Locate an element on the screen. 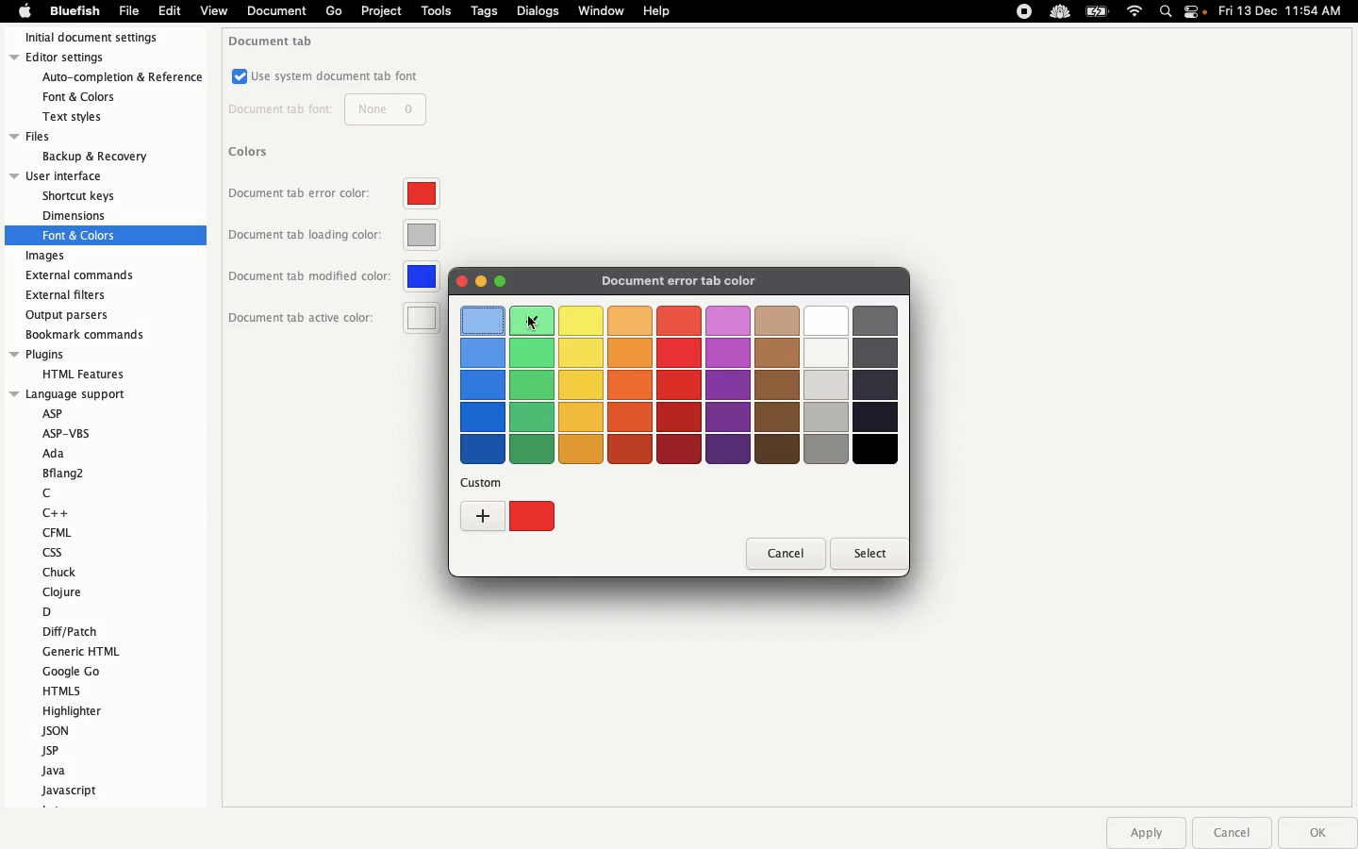 Image resolution: width=1358 pixels, height=849 pixels. Edit is located at coordinates (170, 10).